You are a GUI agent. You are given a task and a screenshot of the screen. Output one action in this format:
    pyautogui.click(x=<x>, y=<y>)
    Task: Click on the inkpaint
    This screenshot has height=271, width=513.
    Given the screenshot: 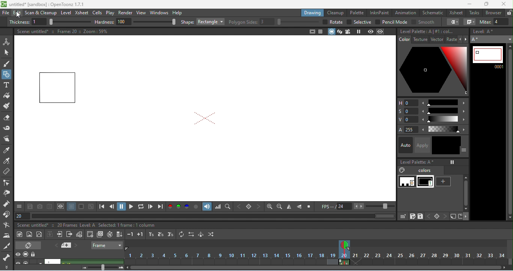 What is the action you would take?
    pyautogui.click(x=379, y=12)
    